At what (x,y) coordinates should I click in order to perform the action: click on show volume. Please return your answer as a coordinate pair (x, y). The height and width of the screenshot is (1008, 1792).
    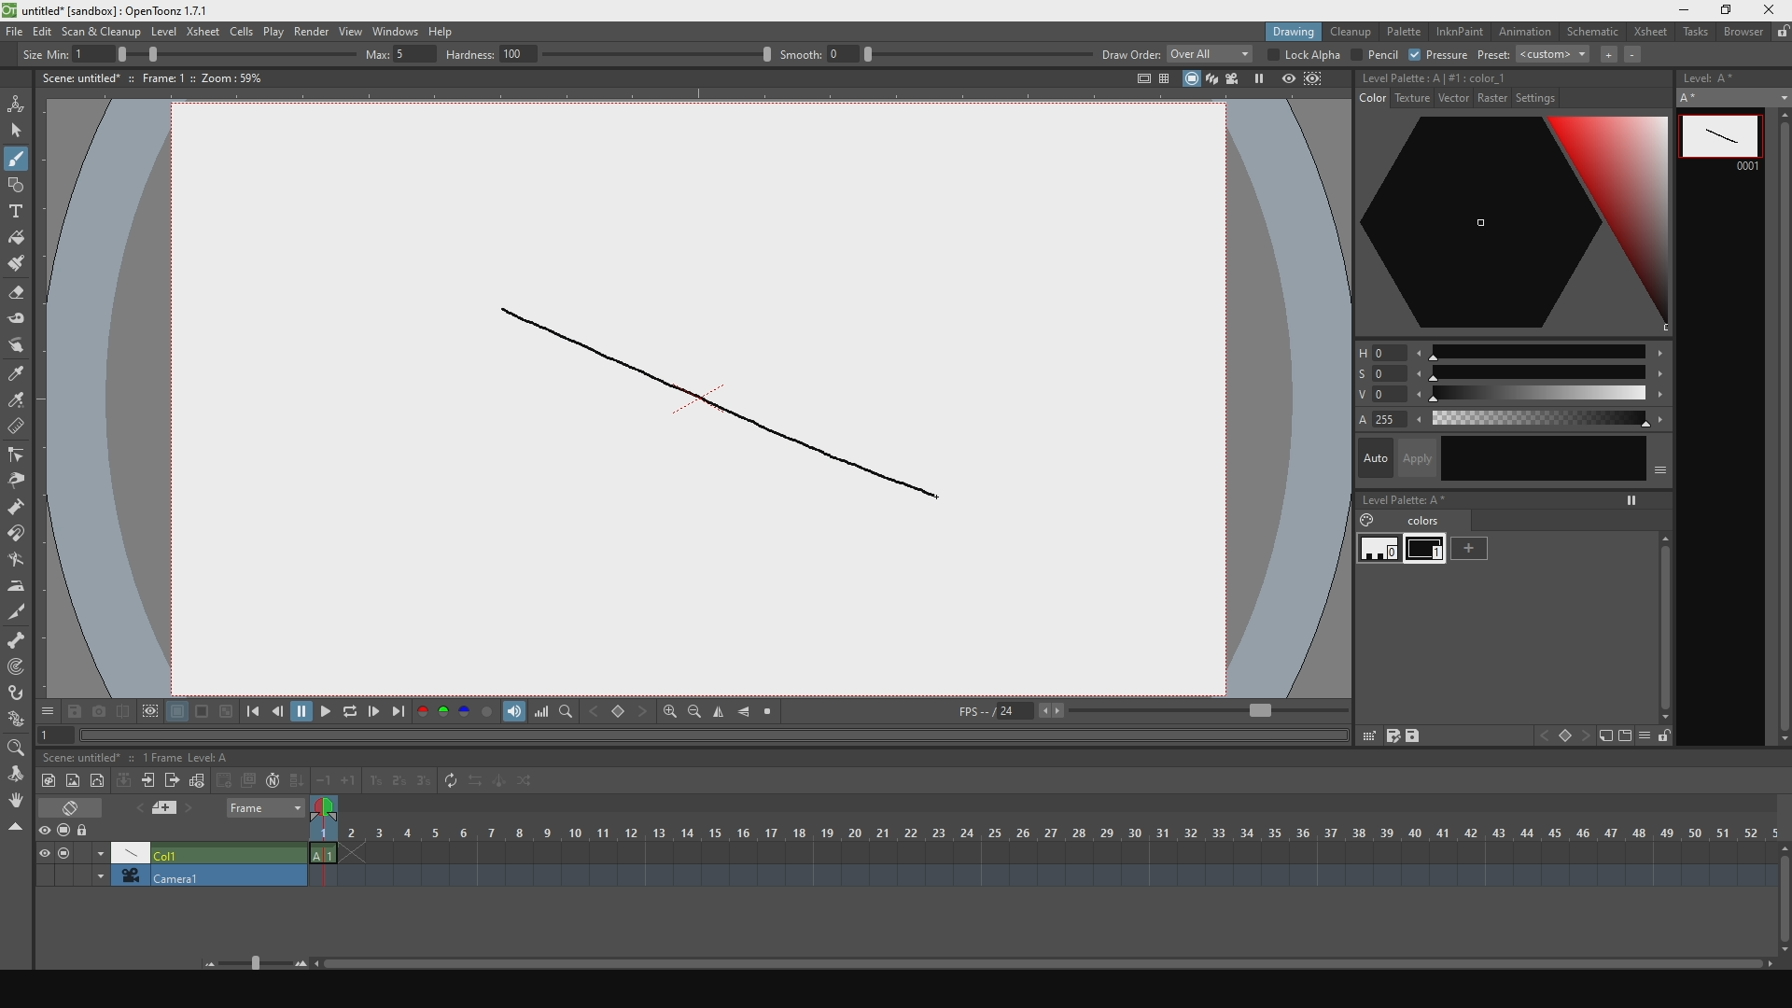
    Looking at the image, I should click on (513, 713).